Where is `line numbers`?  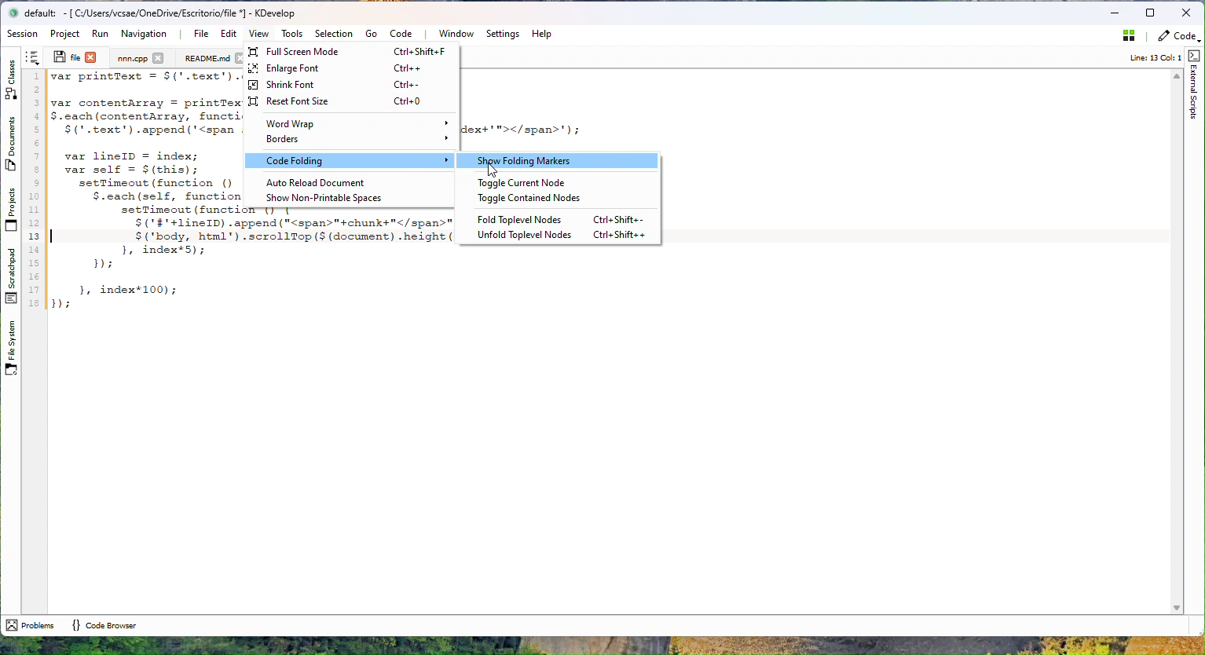
line numbers is located at coordinates (34, 191).